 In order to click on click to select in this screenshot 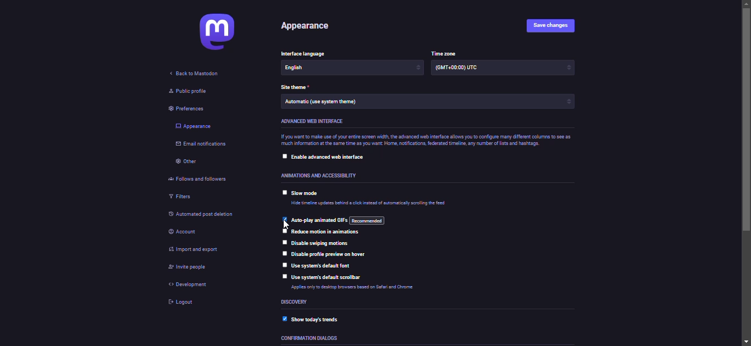, I will do `click(285, 230)`.